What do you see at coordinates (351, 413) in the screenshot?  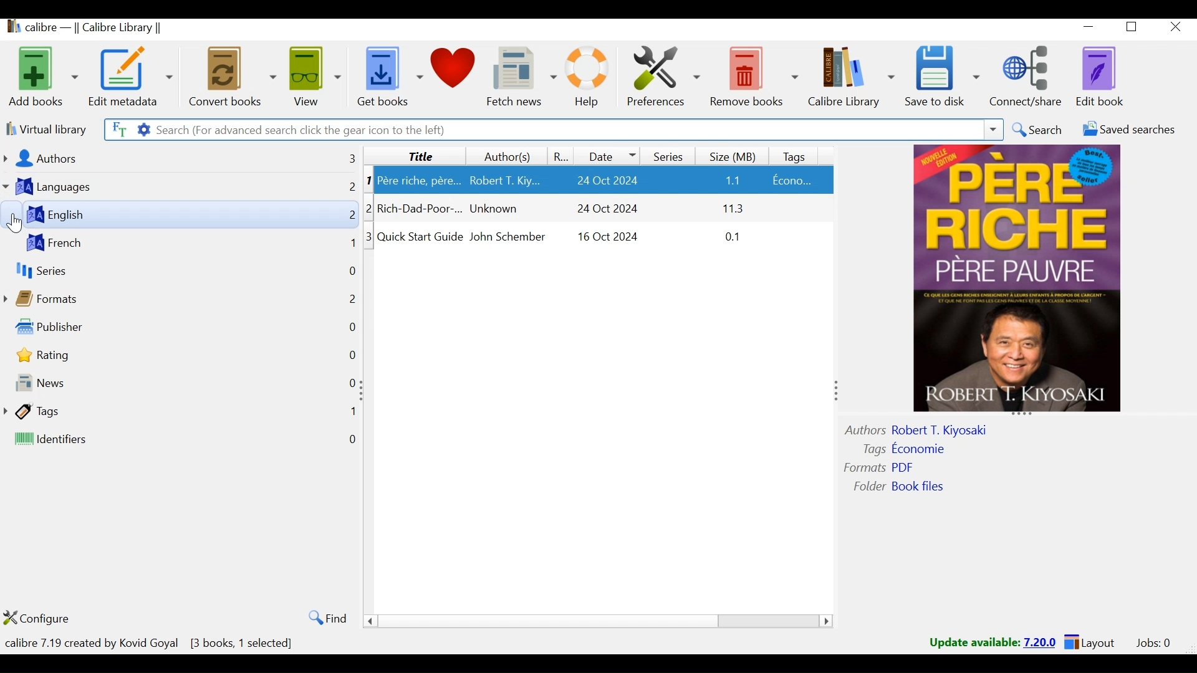 I see `1` at bounding box center [351, 413].